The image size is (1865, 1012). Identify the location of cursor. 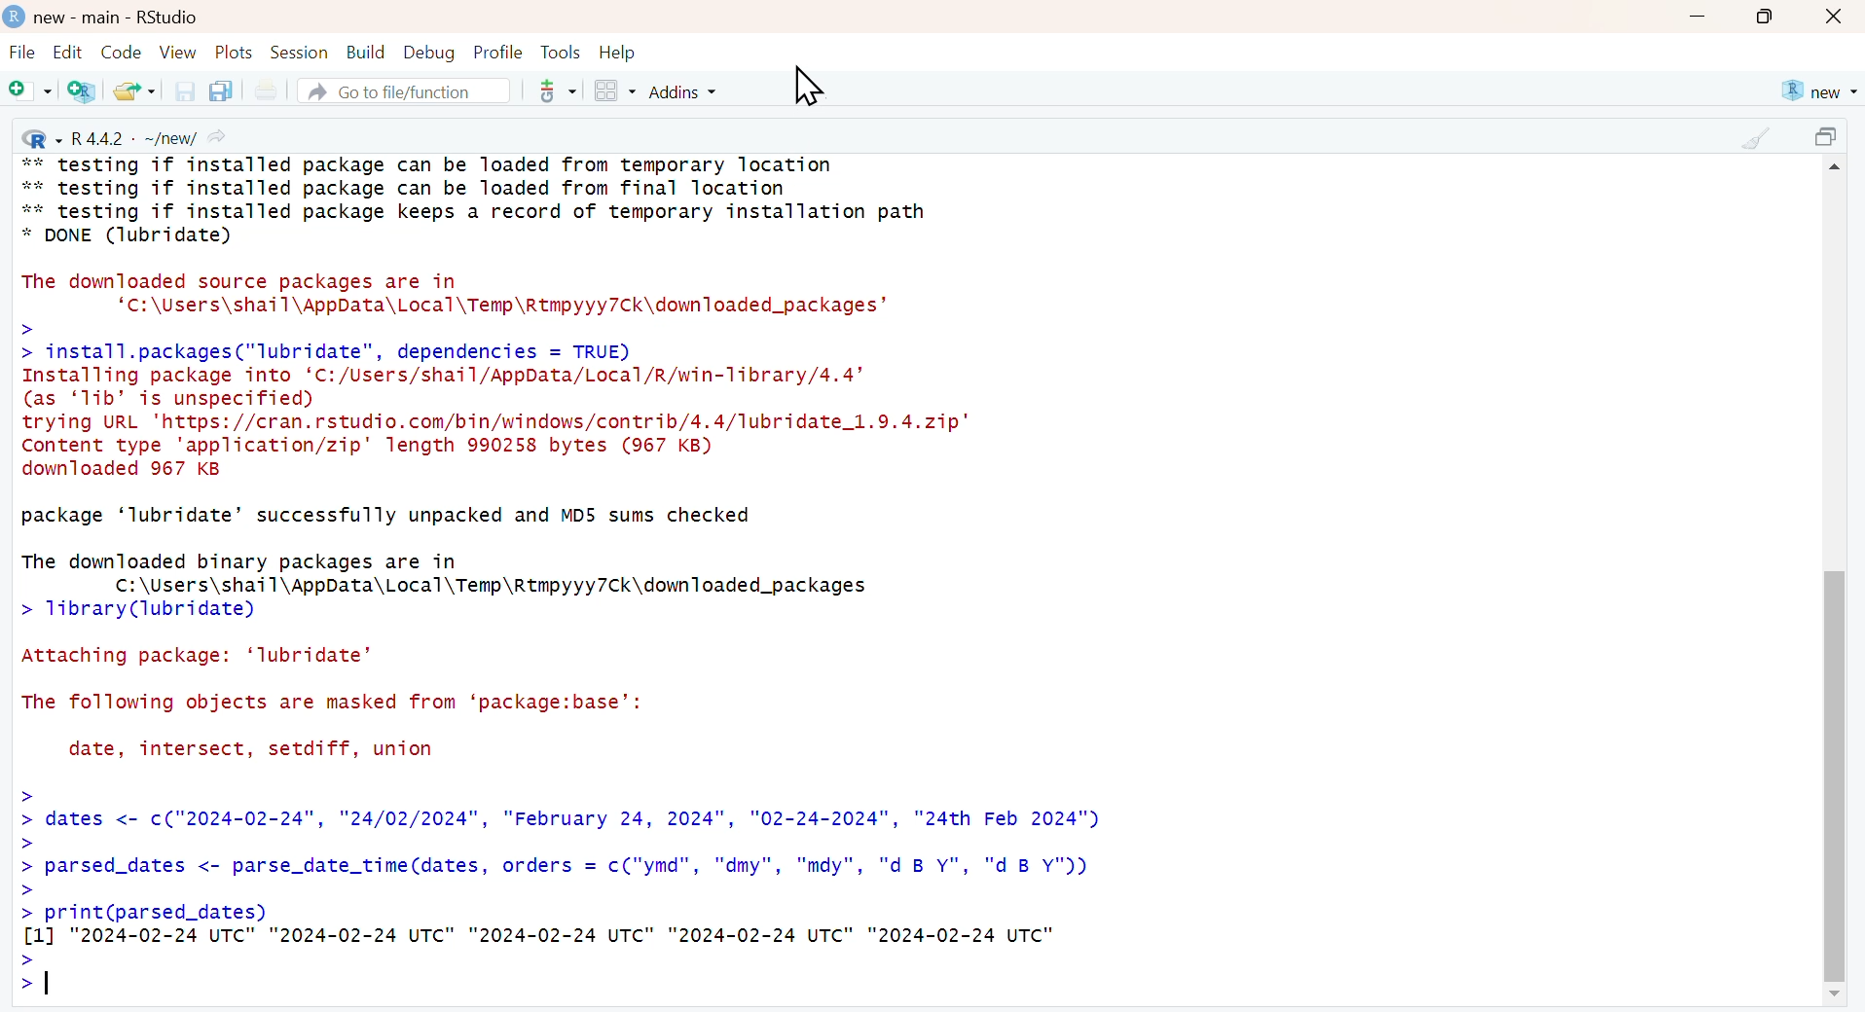
(808, 84).